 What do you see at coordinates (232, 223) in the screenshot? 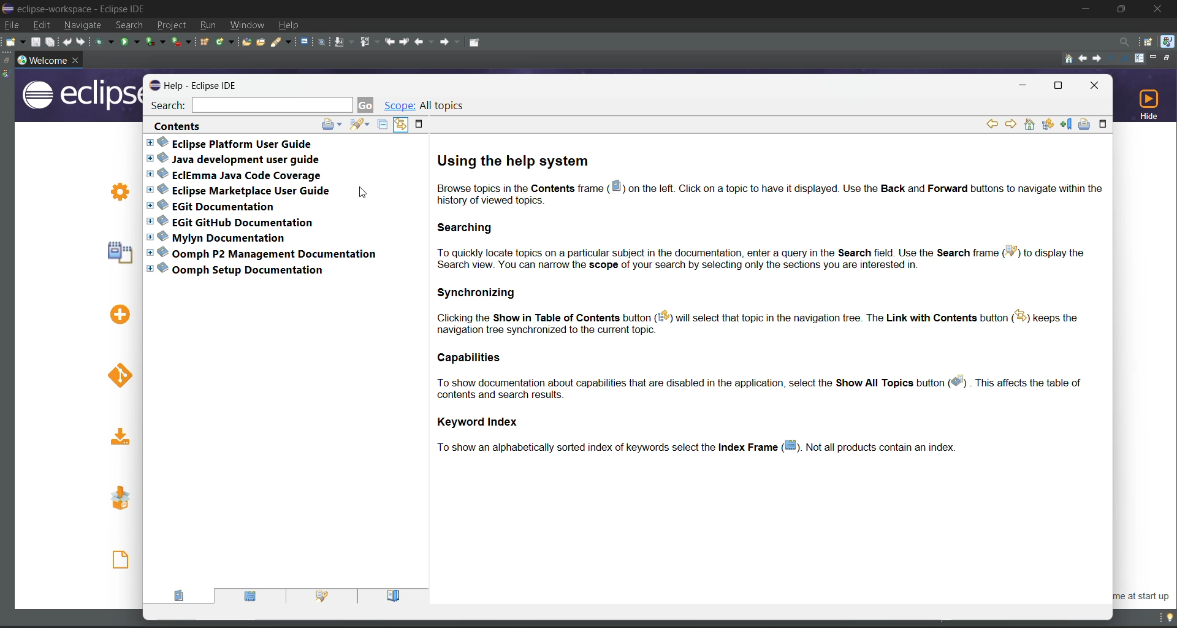
I see `EGit  GitHub documentation` at bounding box center [232, 223].